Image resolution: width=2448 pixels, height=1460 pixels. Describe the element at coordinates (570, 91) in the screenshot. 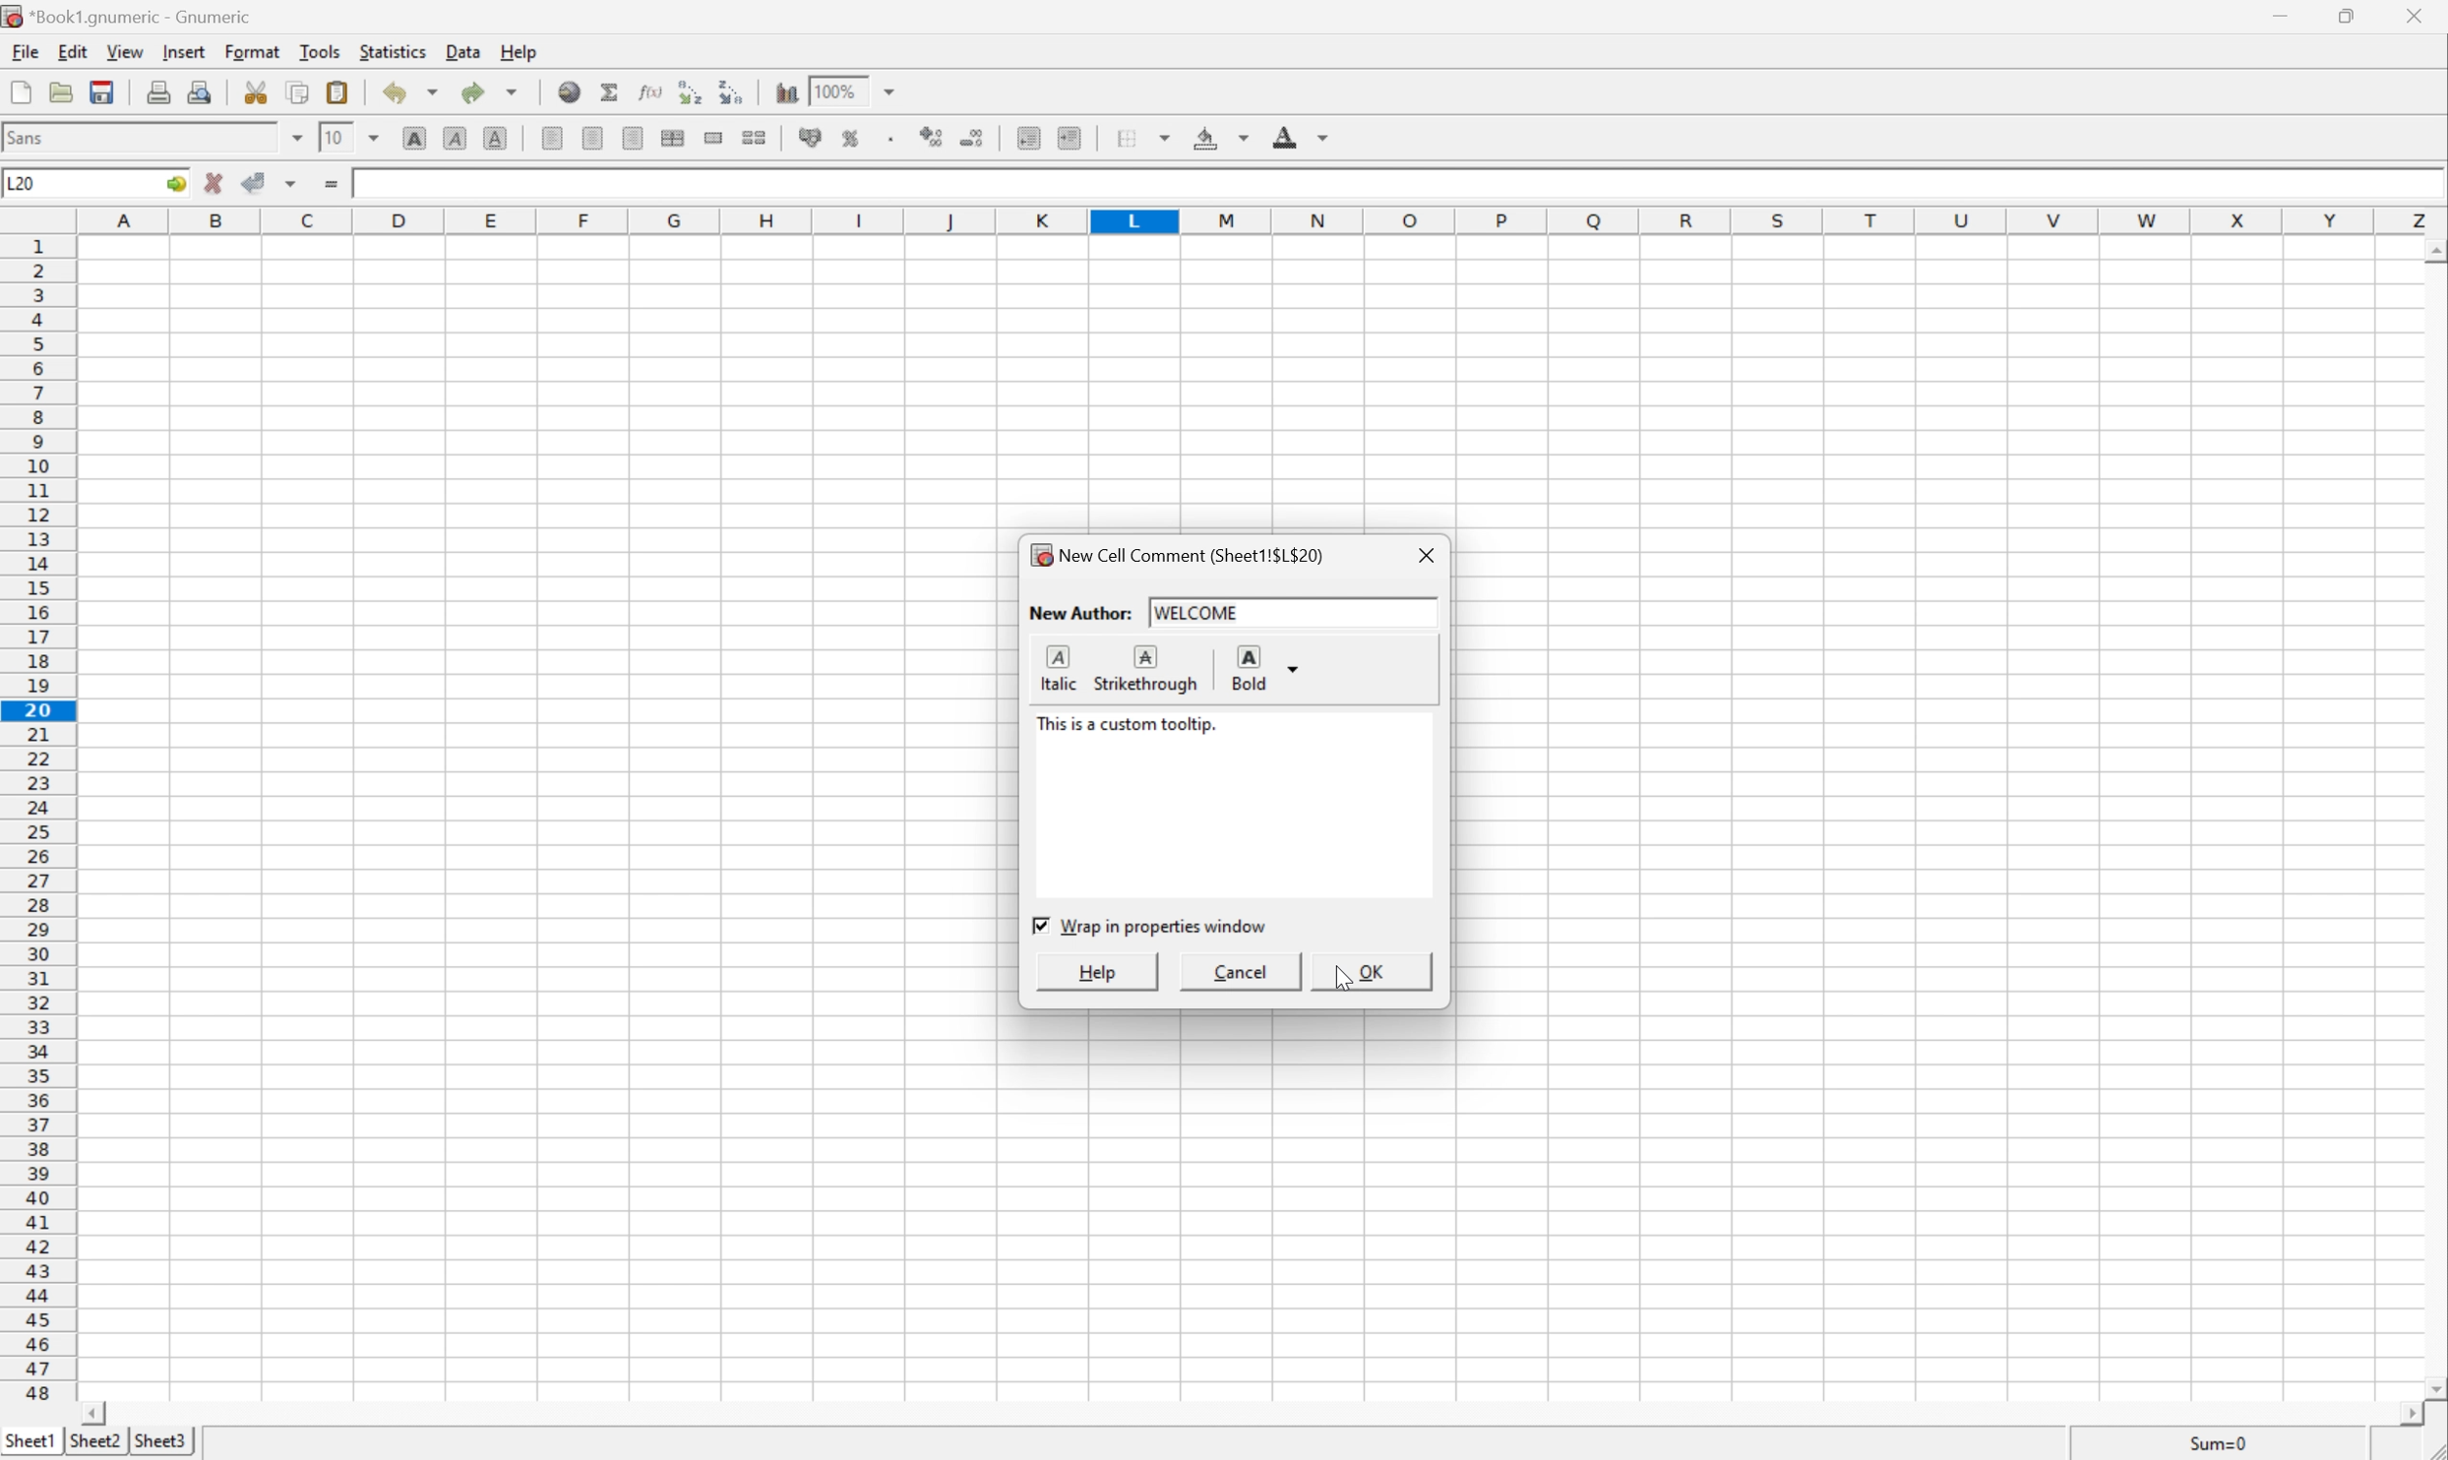

I see `Insert a hyperlink` at that location.